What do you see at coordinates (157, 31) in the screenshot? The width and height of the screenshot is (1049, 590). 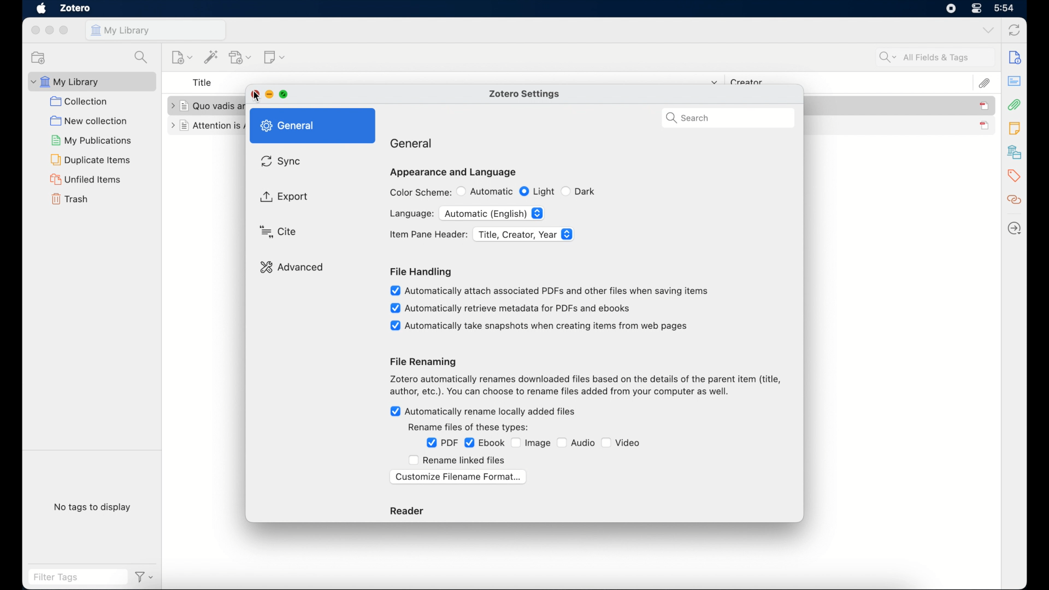 I see `my library tab` at bounding box center [157, 31].